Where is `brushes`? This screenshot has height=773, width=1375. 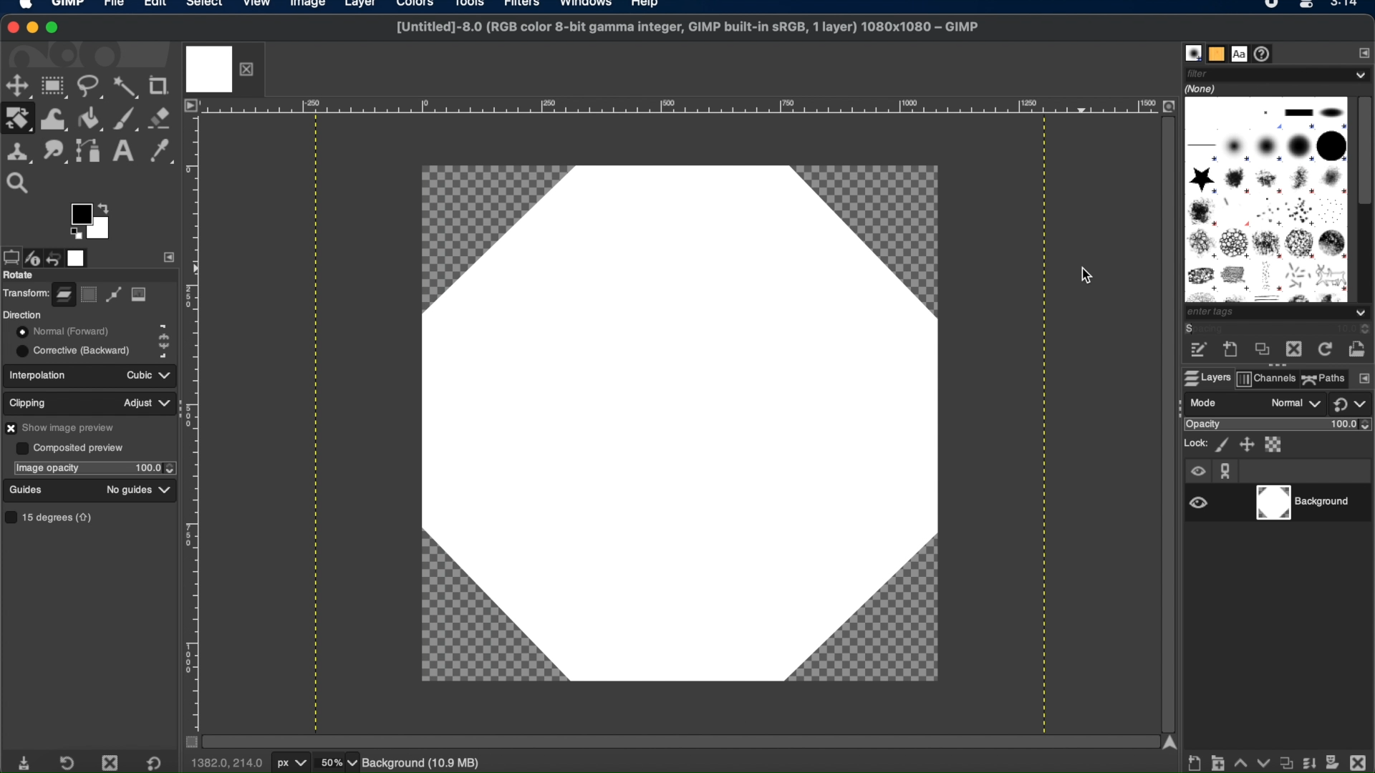
brushes is located at coordinates (1192, 53).